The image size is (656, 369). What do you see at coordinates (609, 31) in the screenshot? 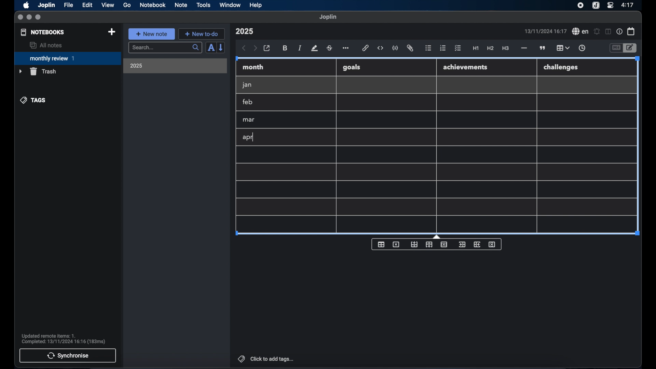
I see `toggle editor layout` at bounding box center [609, 31].